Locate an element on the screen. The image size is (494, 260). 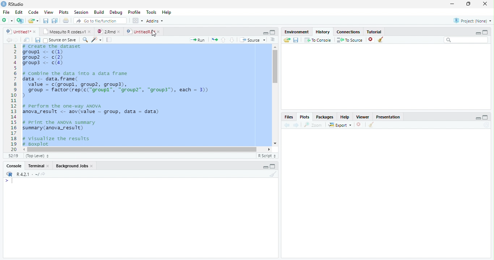
Source is located at coordinates (253, 40).